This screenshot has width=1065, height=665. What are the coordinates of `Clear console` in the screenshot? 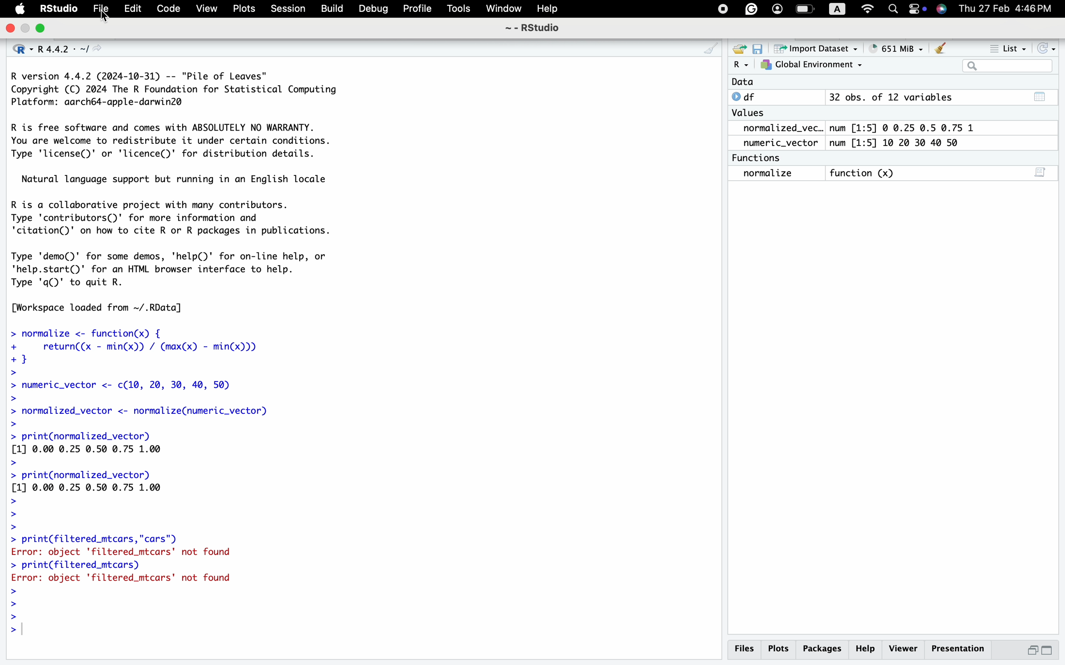 It's located at (942, 47).